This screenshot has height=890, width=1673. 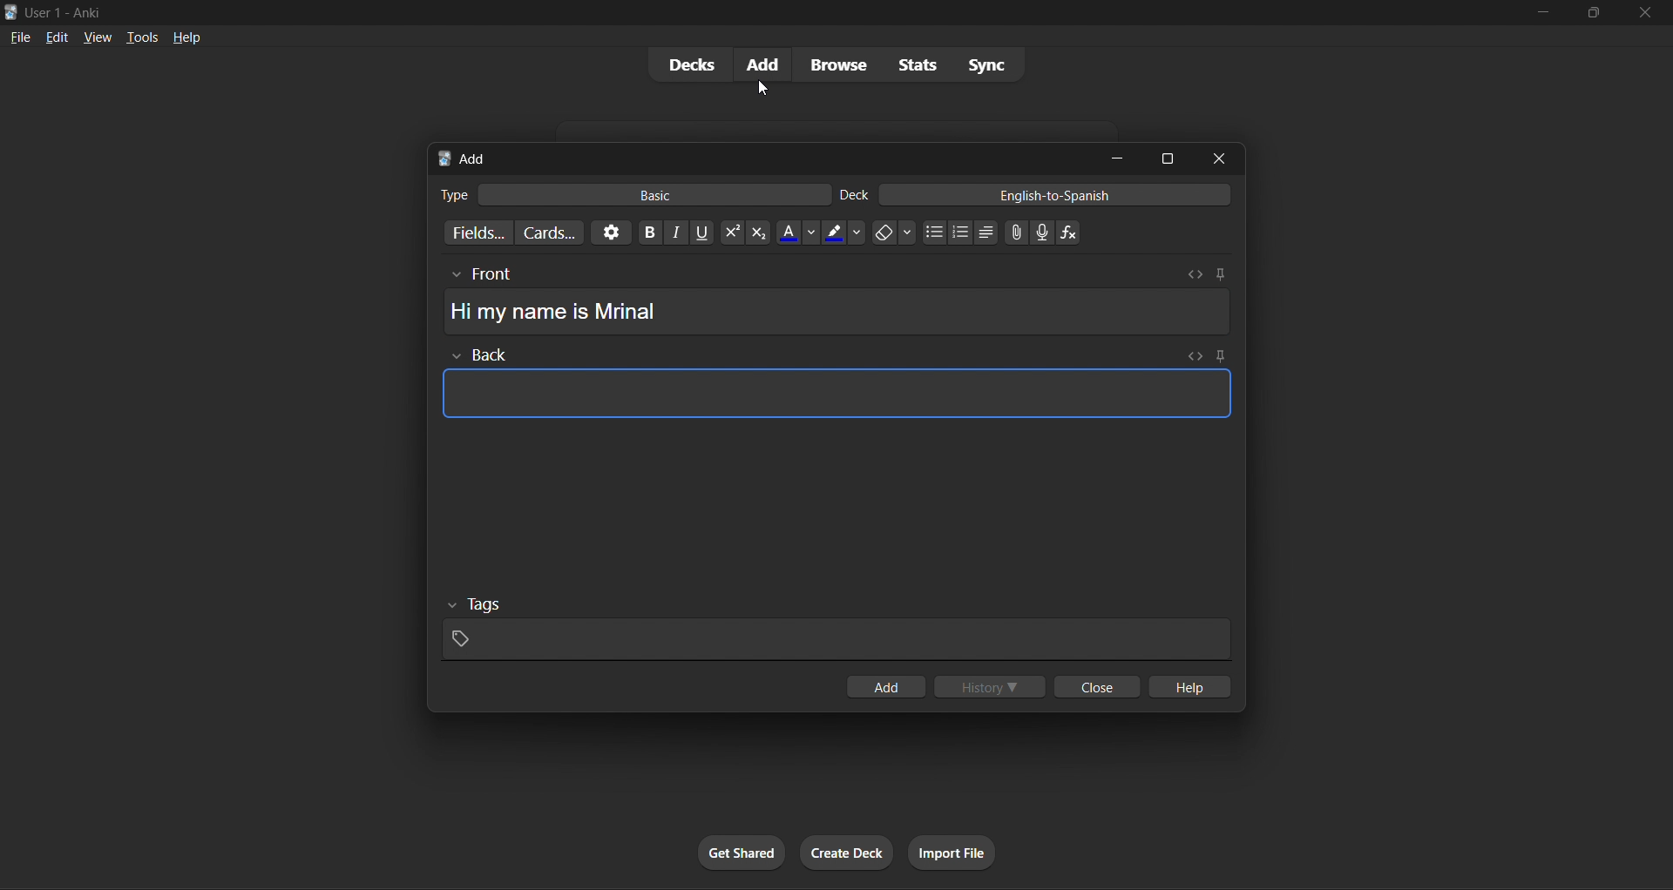 I want to click on create deck, so click(x=843, y=850).